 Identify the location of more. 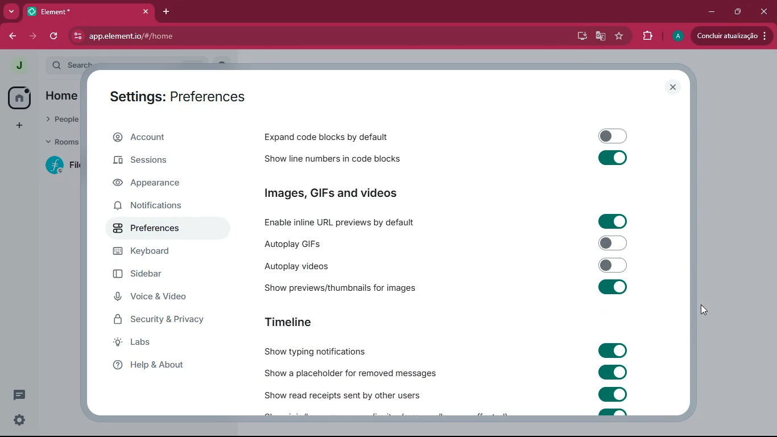
(10, 11).